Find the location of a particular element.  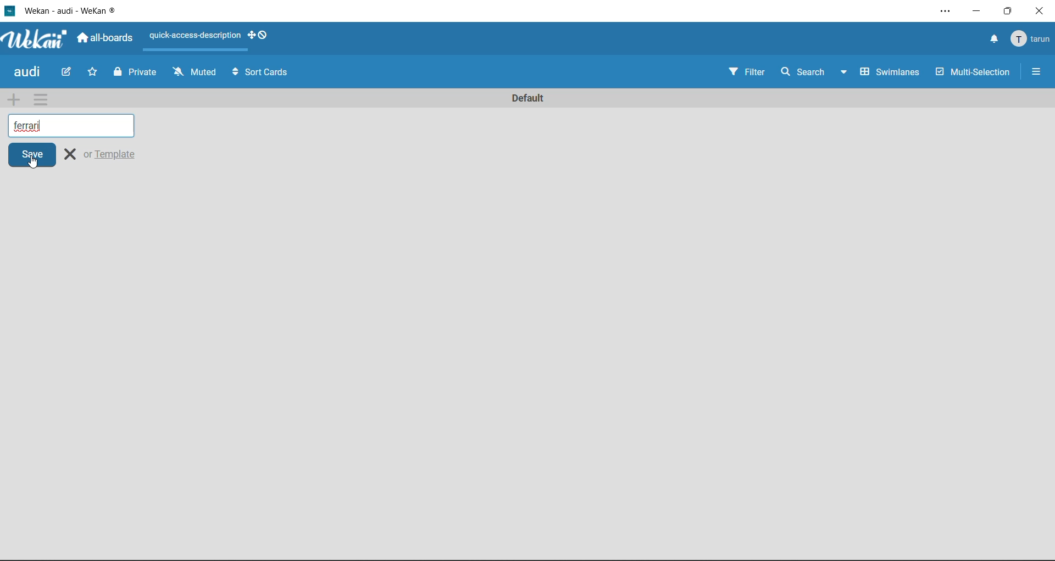

quick-access-description is located at coordinates (195, 36).